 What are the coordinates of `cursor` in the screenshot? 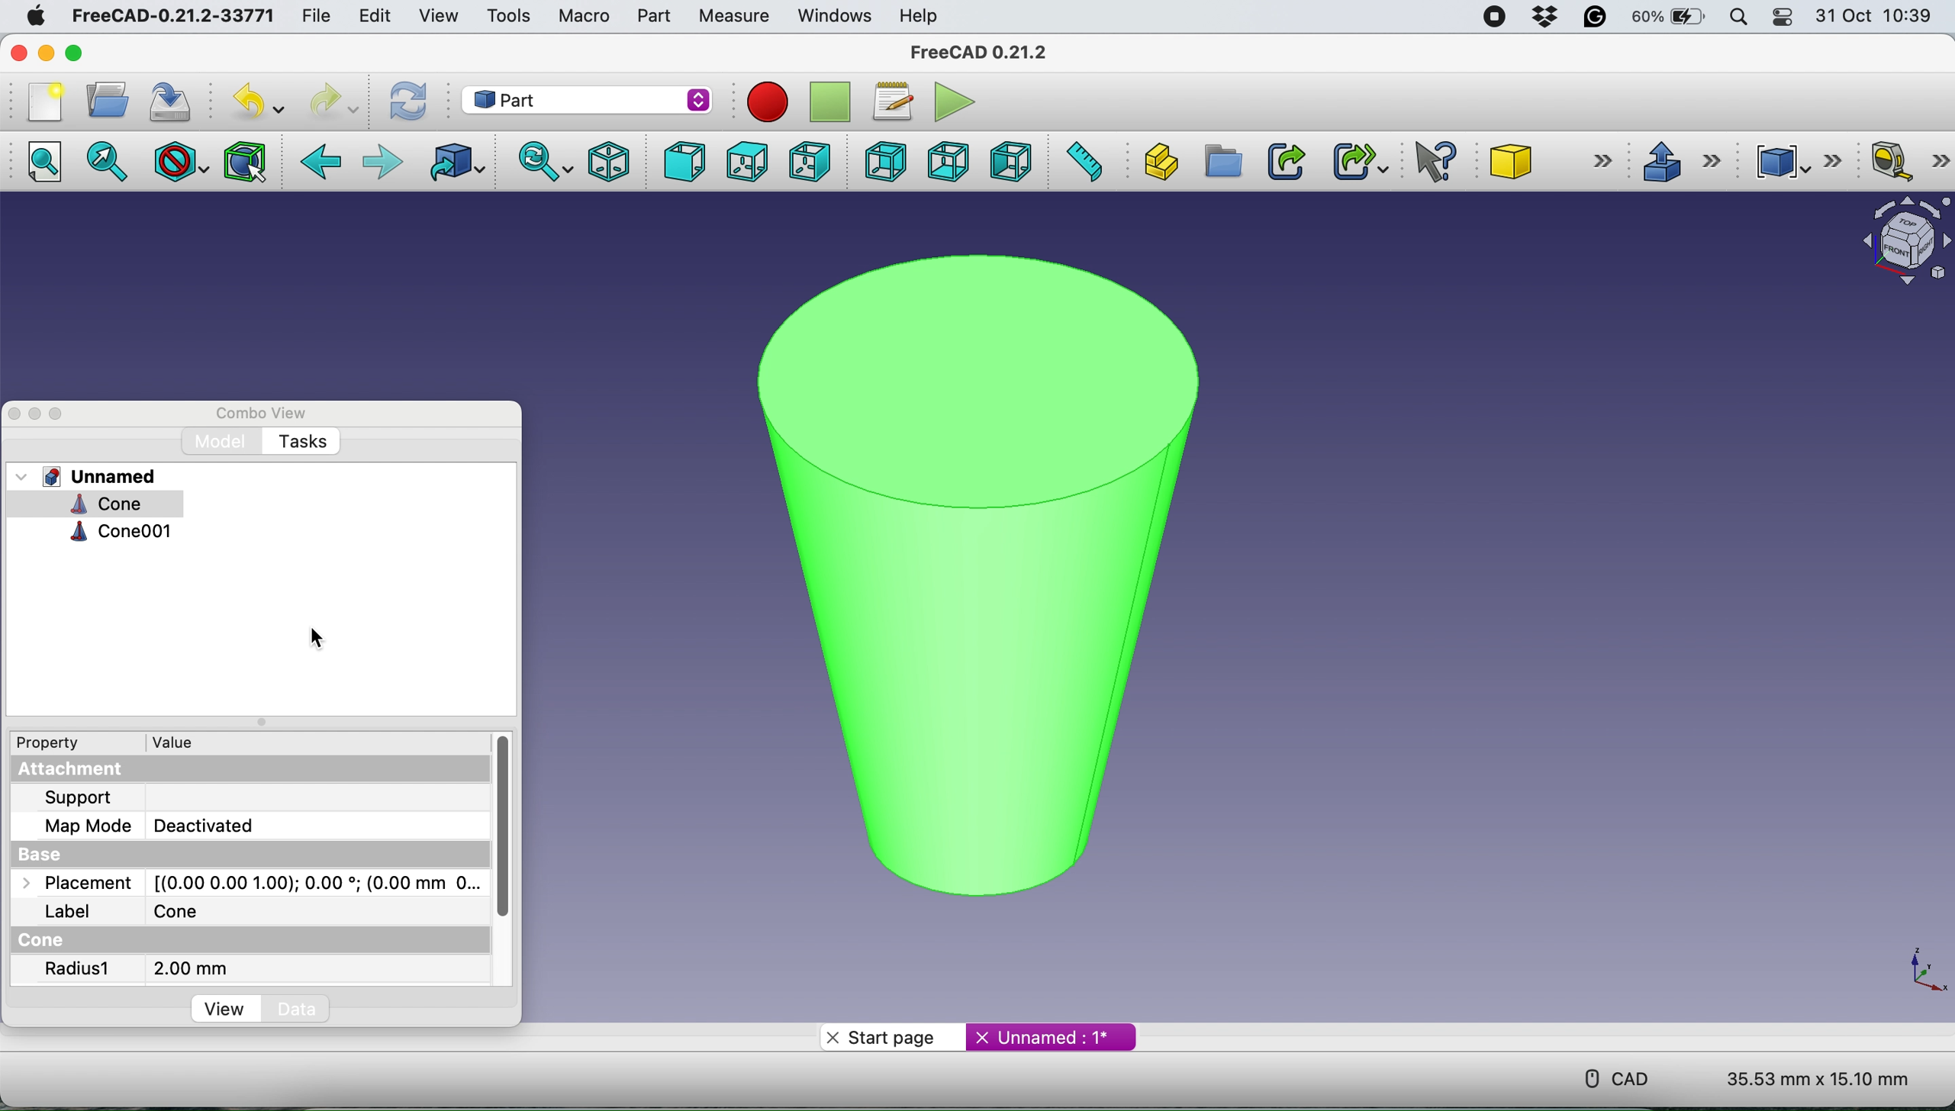 It's located at (316, 639).